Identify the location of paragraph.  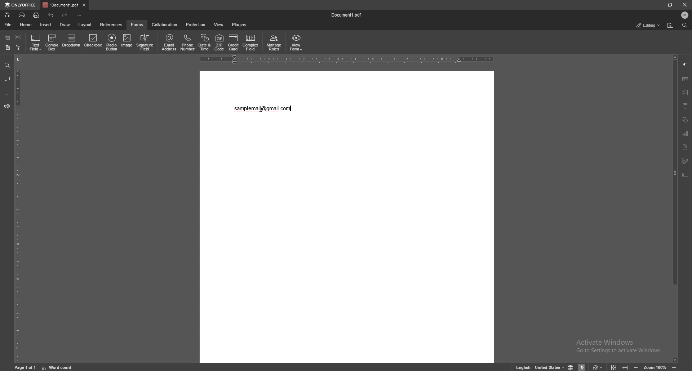
(686, 64).